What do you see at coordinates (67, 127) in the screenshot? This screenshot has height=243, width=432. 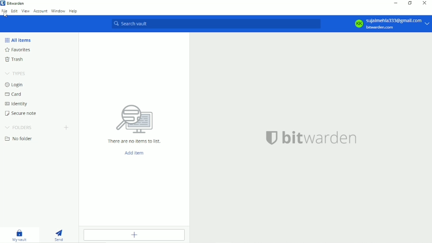 I see `Create folder` at bounding box center [67, 127].